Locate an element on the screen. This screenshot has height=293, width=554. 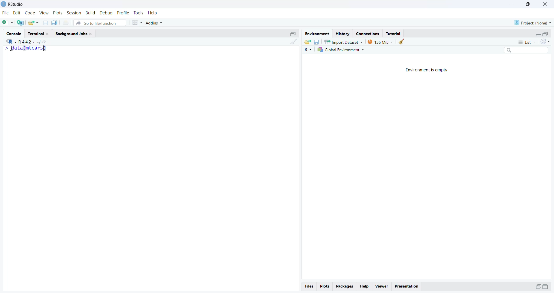
RStudio is located at coordinates (15, 4).